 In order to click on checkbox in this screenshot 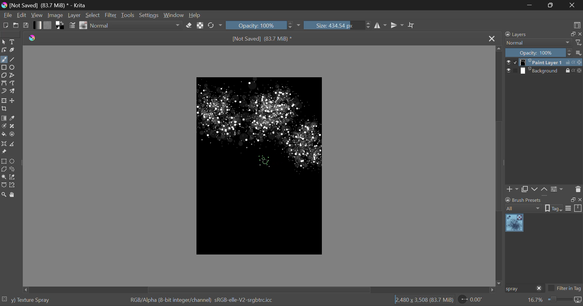, I will do `click(512, 71)`.